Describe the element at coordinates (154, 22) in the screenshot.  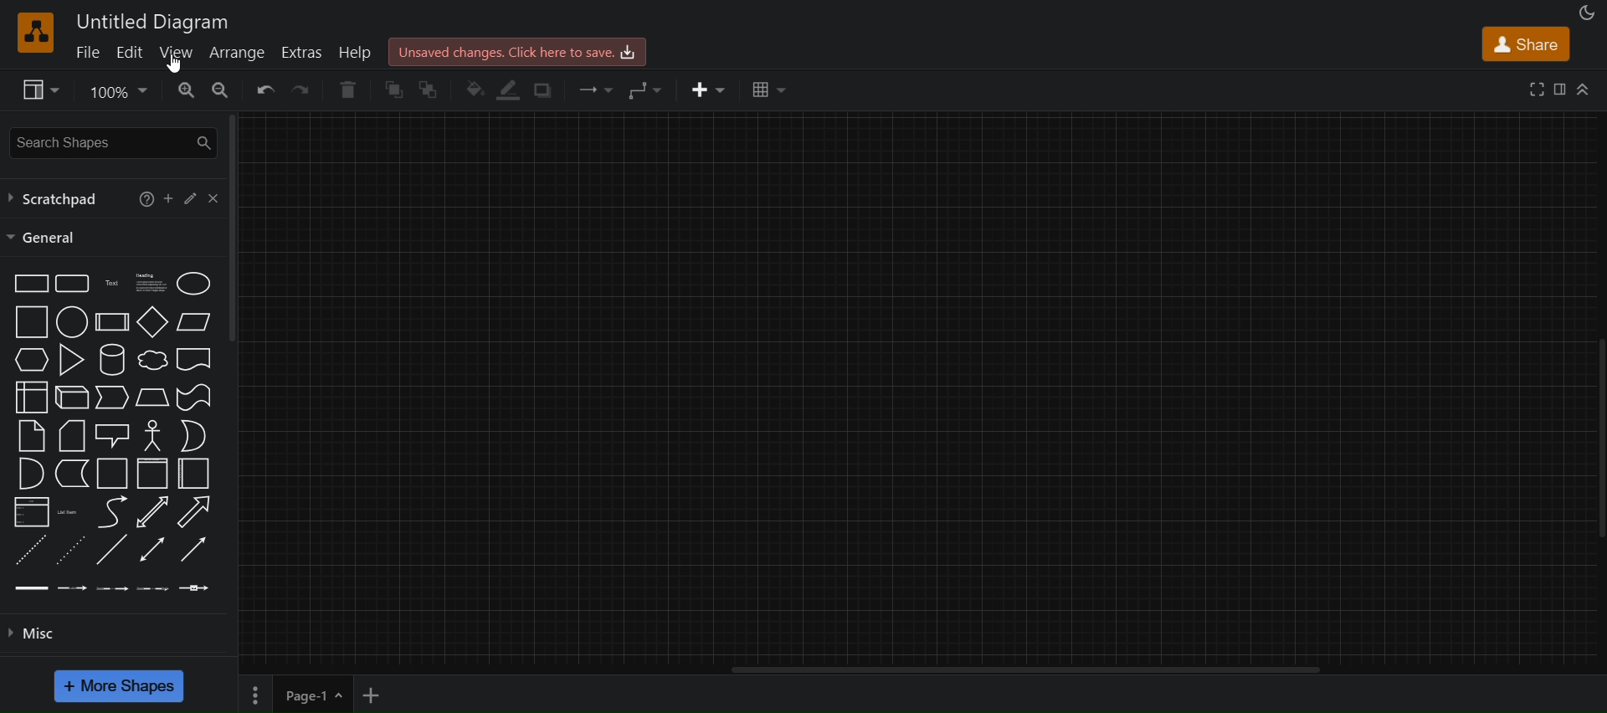
I see `title` at that location.